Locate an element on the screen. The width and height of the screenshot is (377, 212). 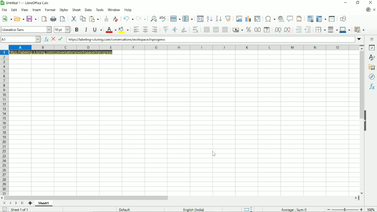
Functions is located at coordinates (372, 88).